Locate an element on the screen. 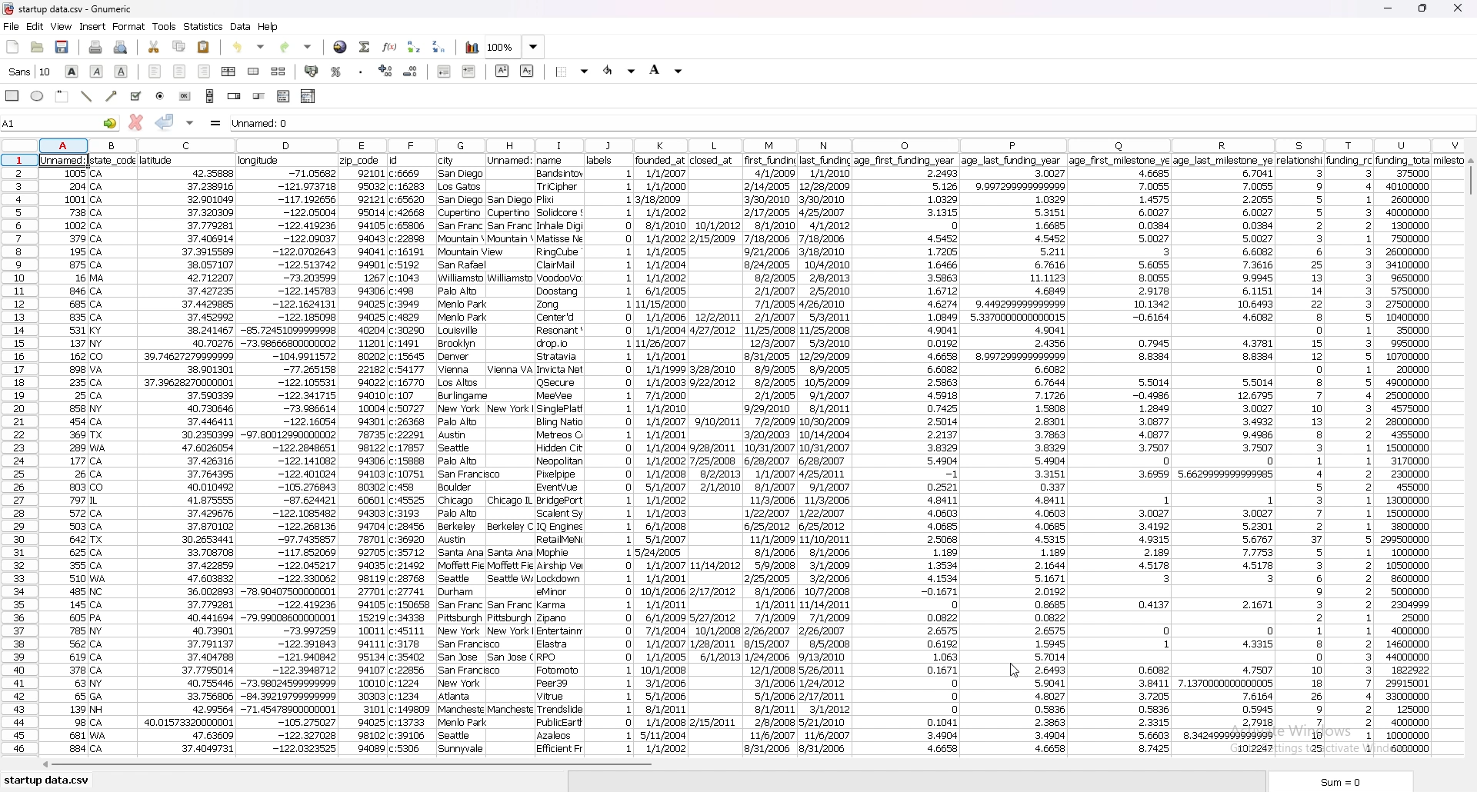  radio button is located at coordinates (162, 96).